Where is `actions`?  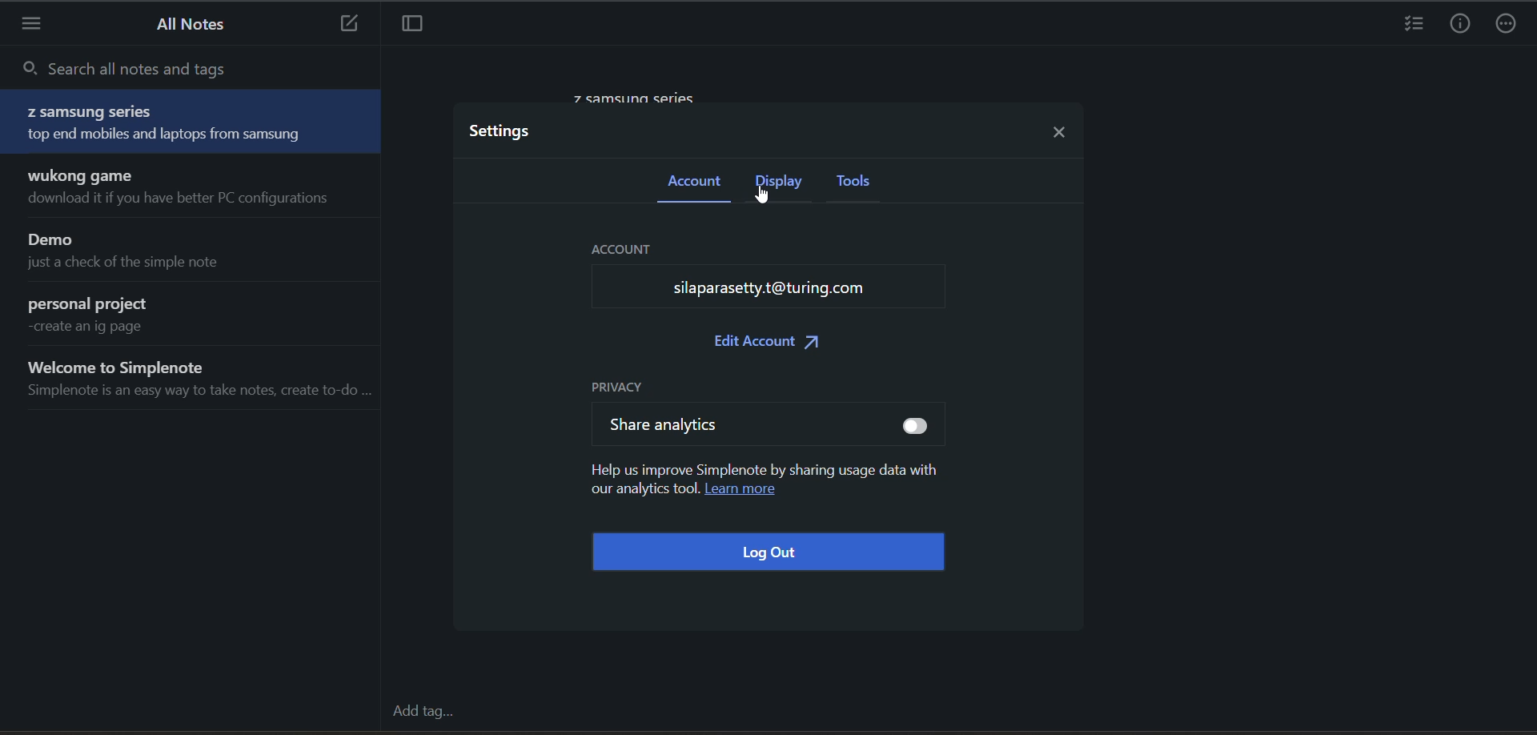 actions is located at coordinates (1509, 24).